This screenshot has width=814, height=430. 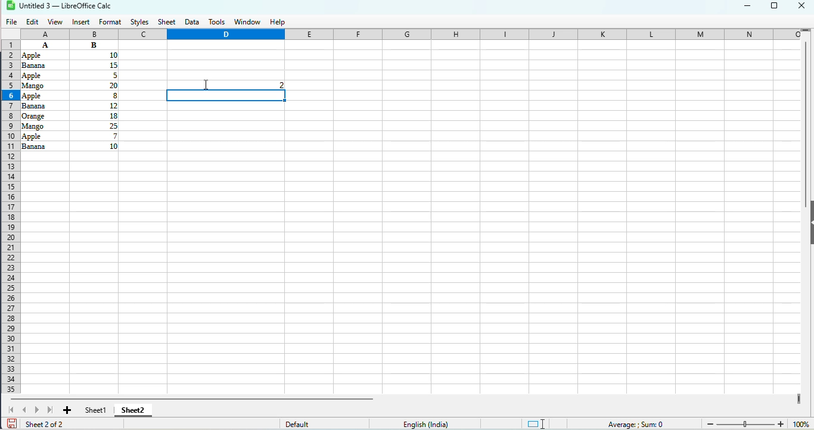 What do you see at coordinates (278, 23) in the screenshot?
I see `help` at bounding box center [278, 23].